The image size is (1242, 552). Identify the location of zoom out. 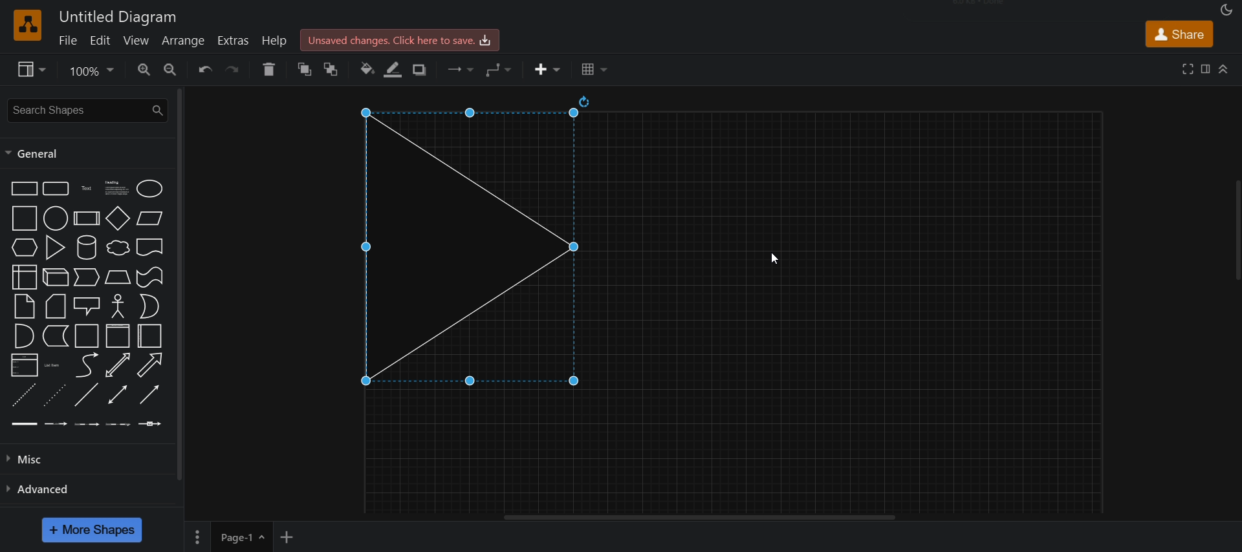
(173, 70).